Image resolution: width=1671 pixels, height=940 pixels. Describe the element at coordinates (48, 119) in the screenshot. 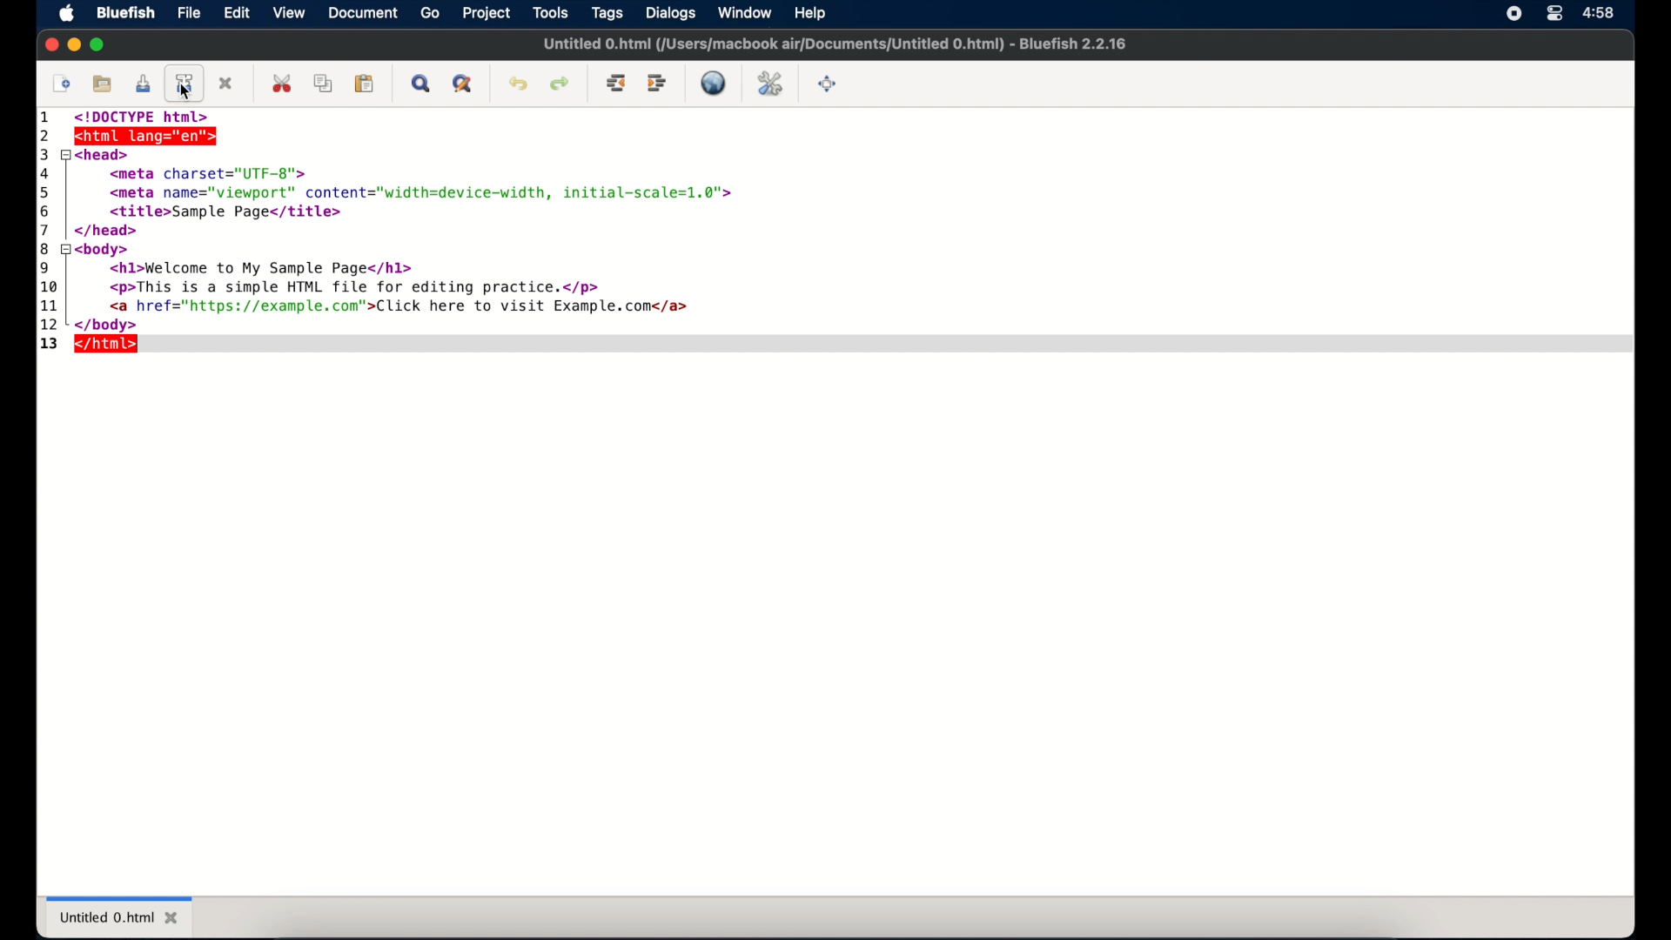

I see `1` at that location.